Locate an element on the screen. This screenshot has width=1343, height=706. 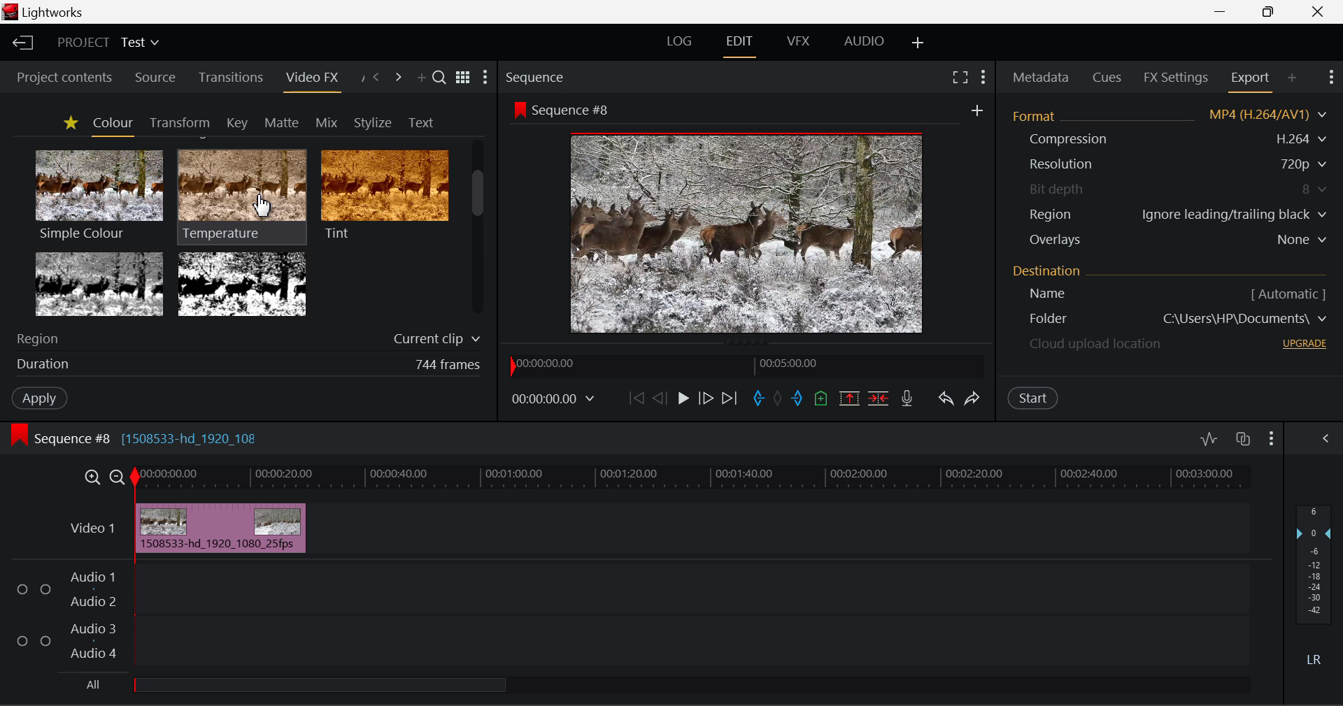
Search is located at coordinates (441, 80).